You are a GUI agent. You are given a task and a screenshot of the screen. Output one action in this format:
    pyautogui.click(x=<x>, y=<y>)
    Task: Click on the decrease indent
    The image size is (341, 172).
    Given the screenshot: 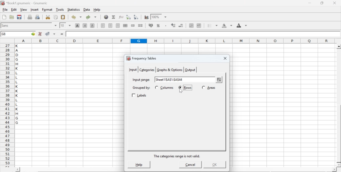 What is the action you would take?
    pyautogui.click(x=191, y=25)
    